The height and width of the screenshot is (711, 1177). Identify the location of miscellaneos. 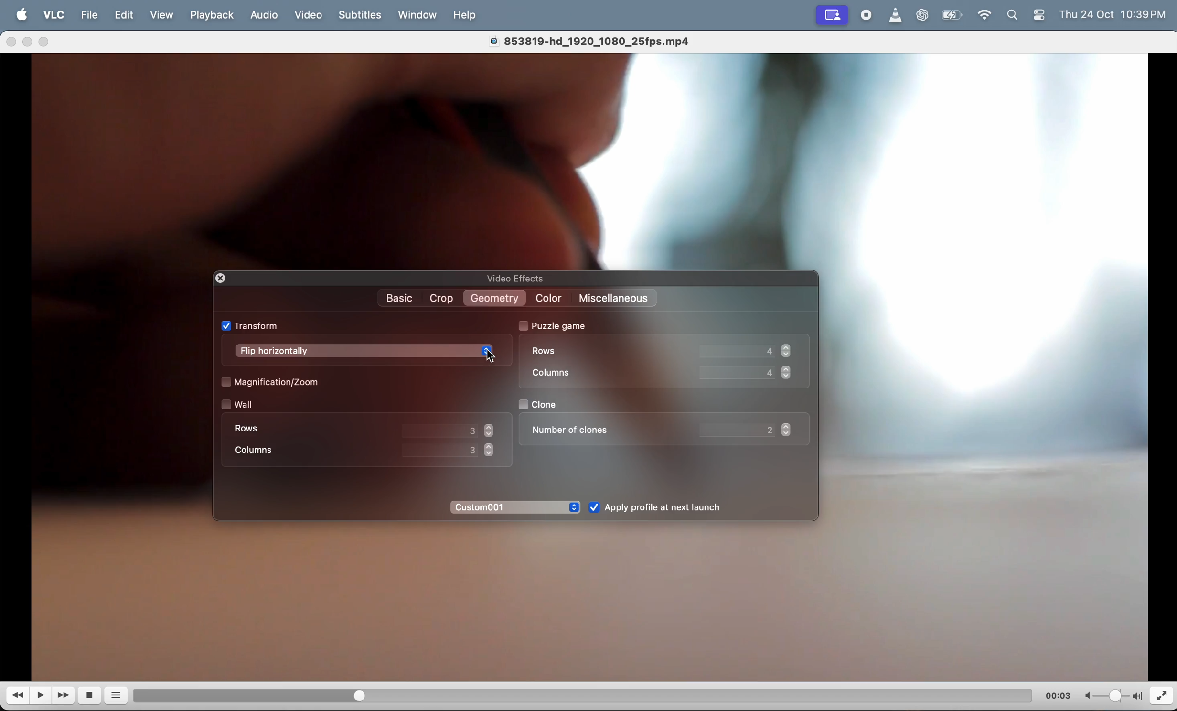
(617, 299).